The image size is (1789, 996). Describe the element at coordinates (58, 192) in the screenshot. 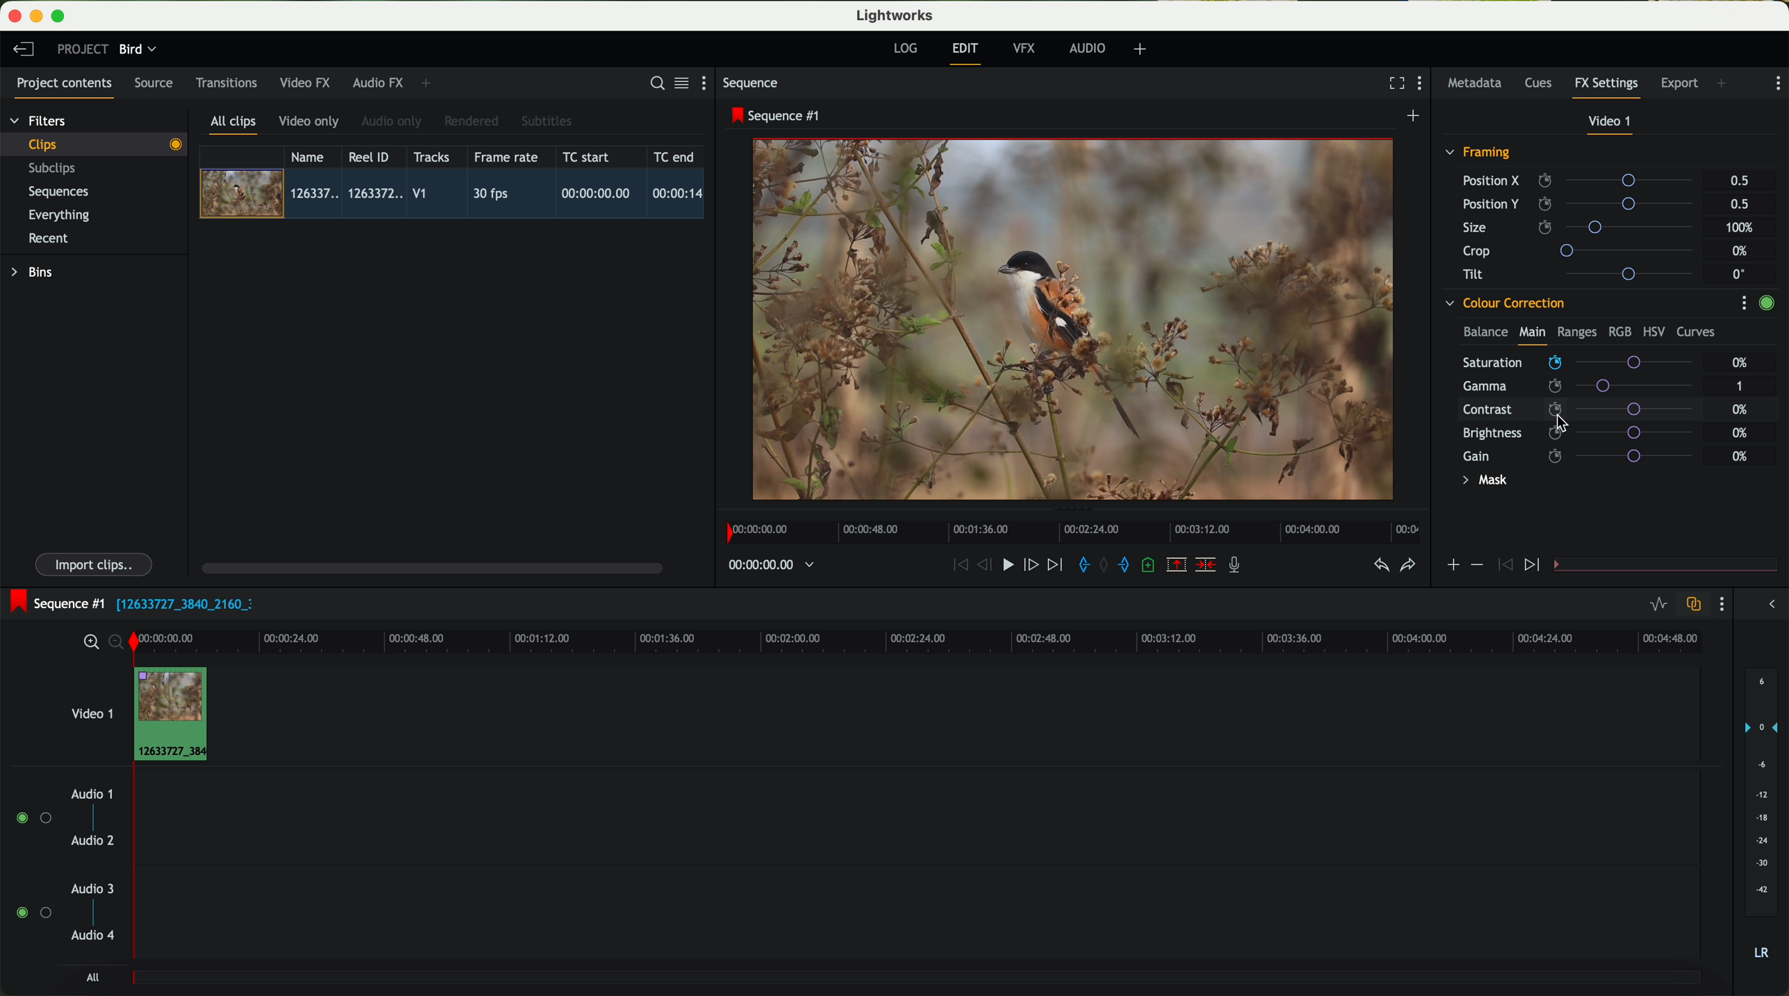

I see `sequences` at that location.